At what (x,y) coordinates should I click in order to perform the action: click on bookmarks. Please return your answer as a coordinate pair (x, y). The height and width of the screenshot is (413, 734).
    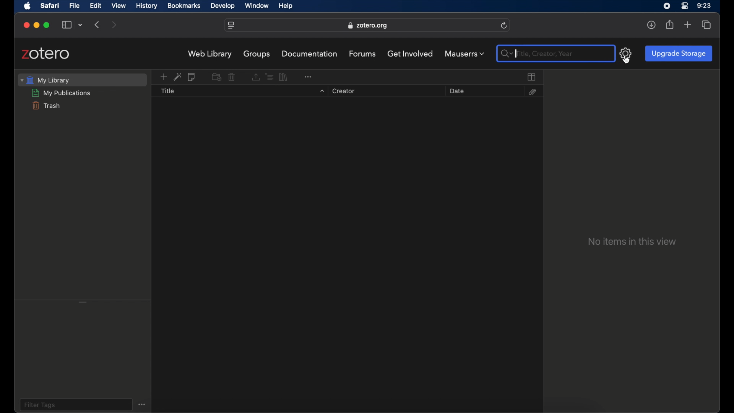
    Looking at the image, I should click on (184, 6).